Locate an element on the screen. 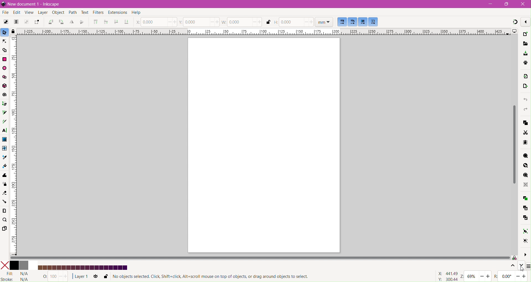  Toggle current layer visibility is located at coordinates (96, 277).